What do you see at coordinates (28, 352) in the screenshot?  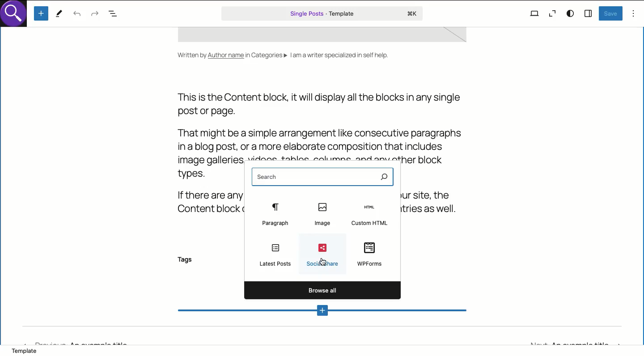 I see `Template` at bounding box center [28, 352].